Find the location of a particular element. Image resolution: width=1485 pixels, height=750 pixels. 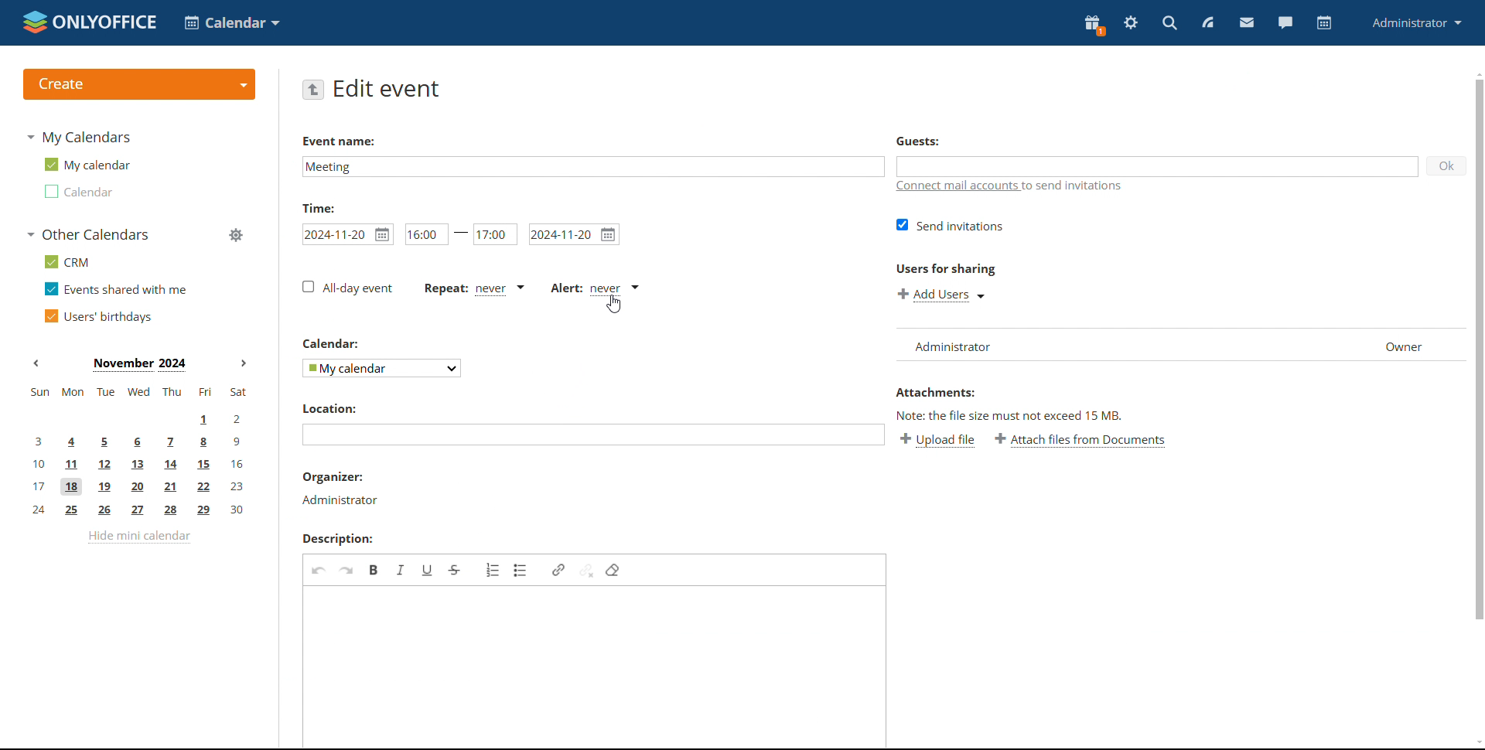

link is located at coordinates (558, 570).